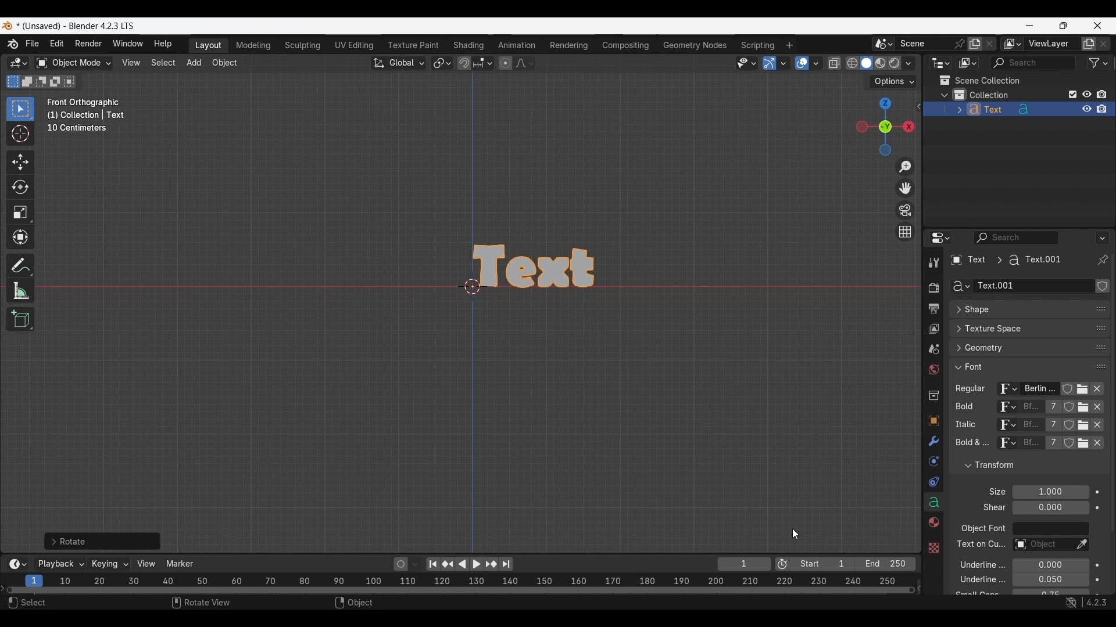  I want to click on Help menu, so click(162, 44).